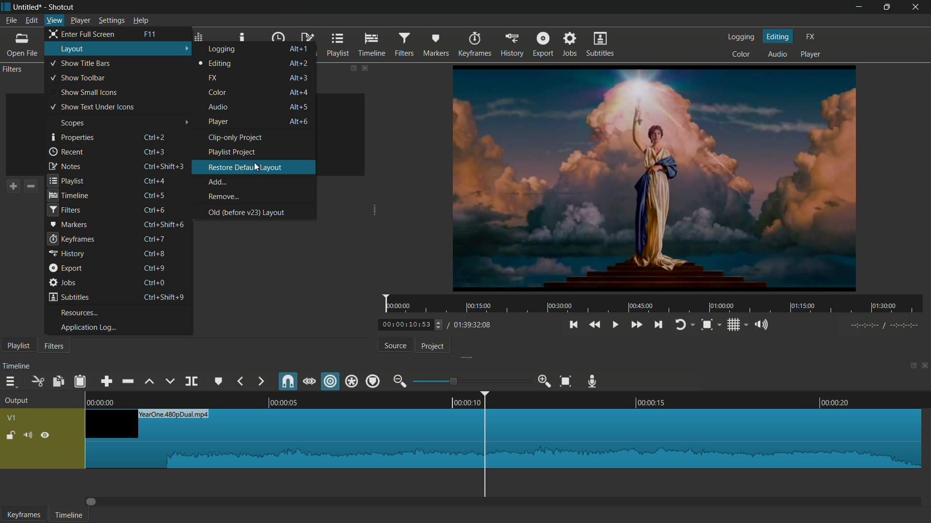  I want to click on move forward, so click(92, 502).